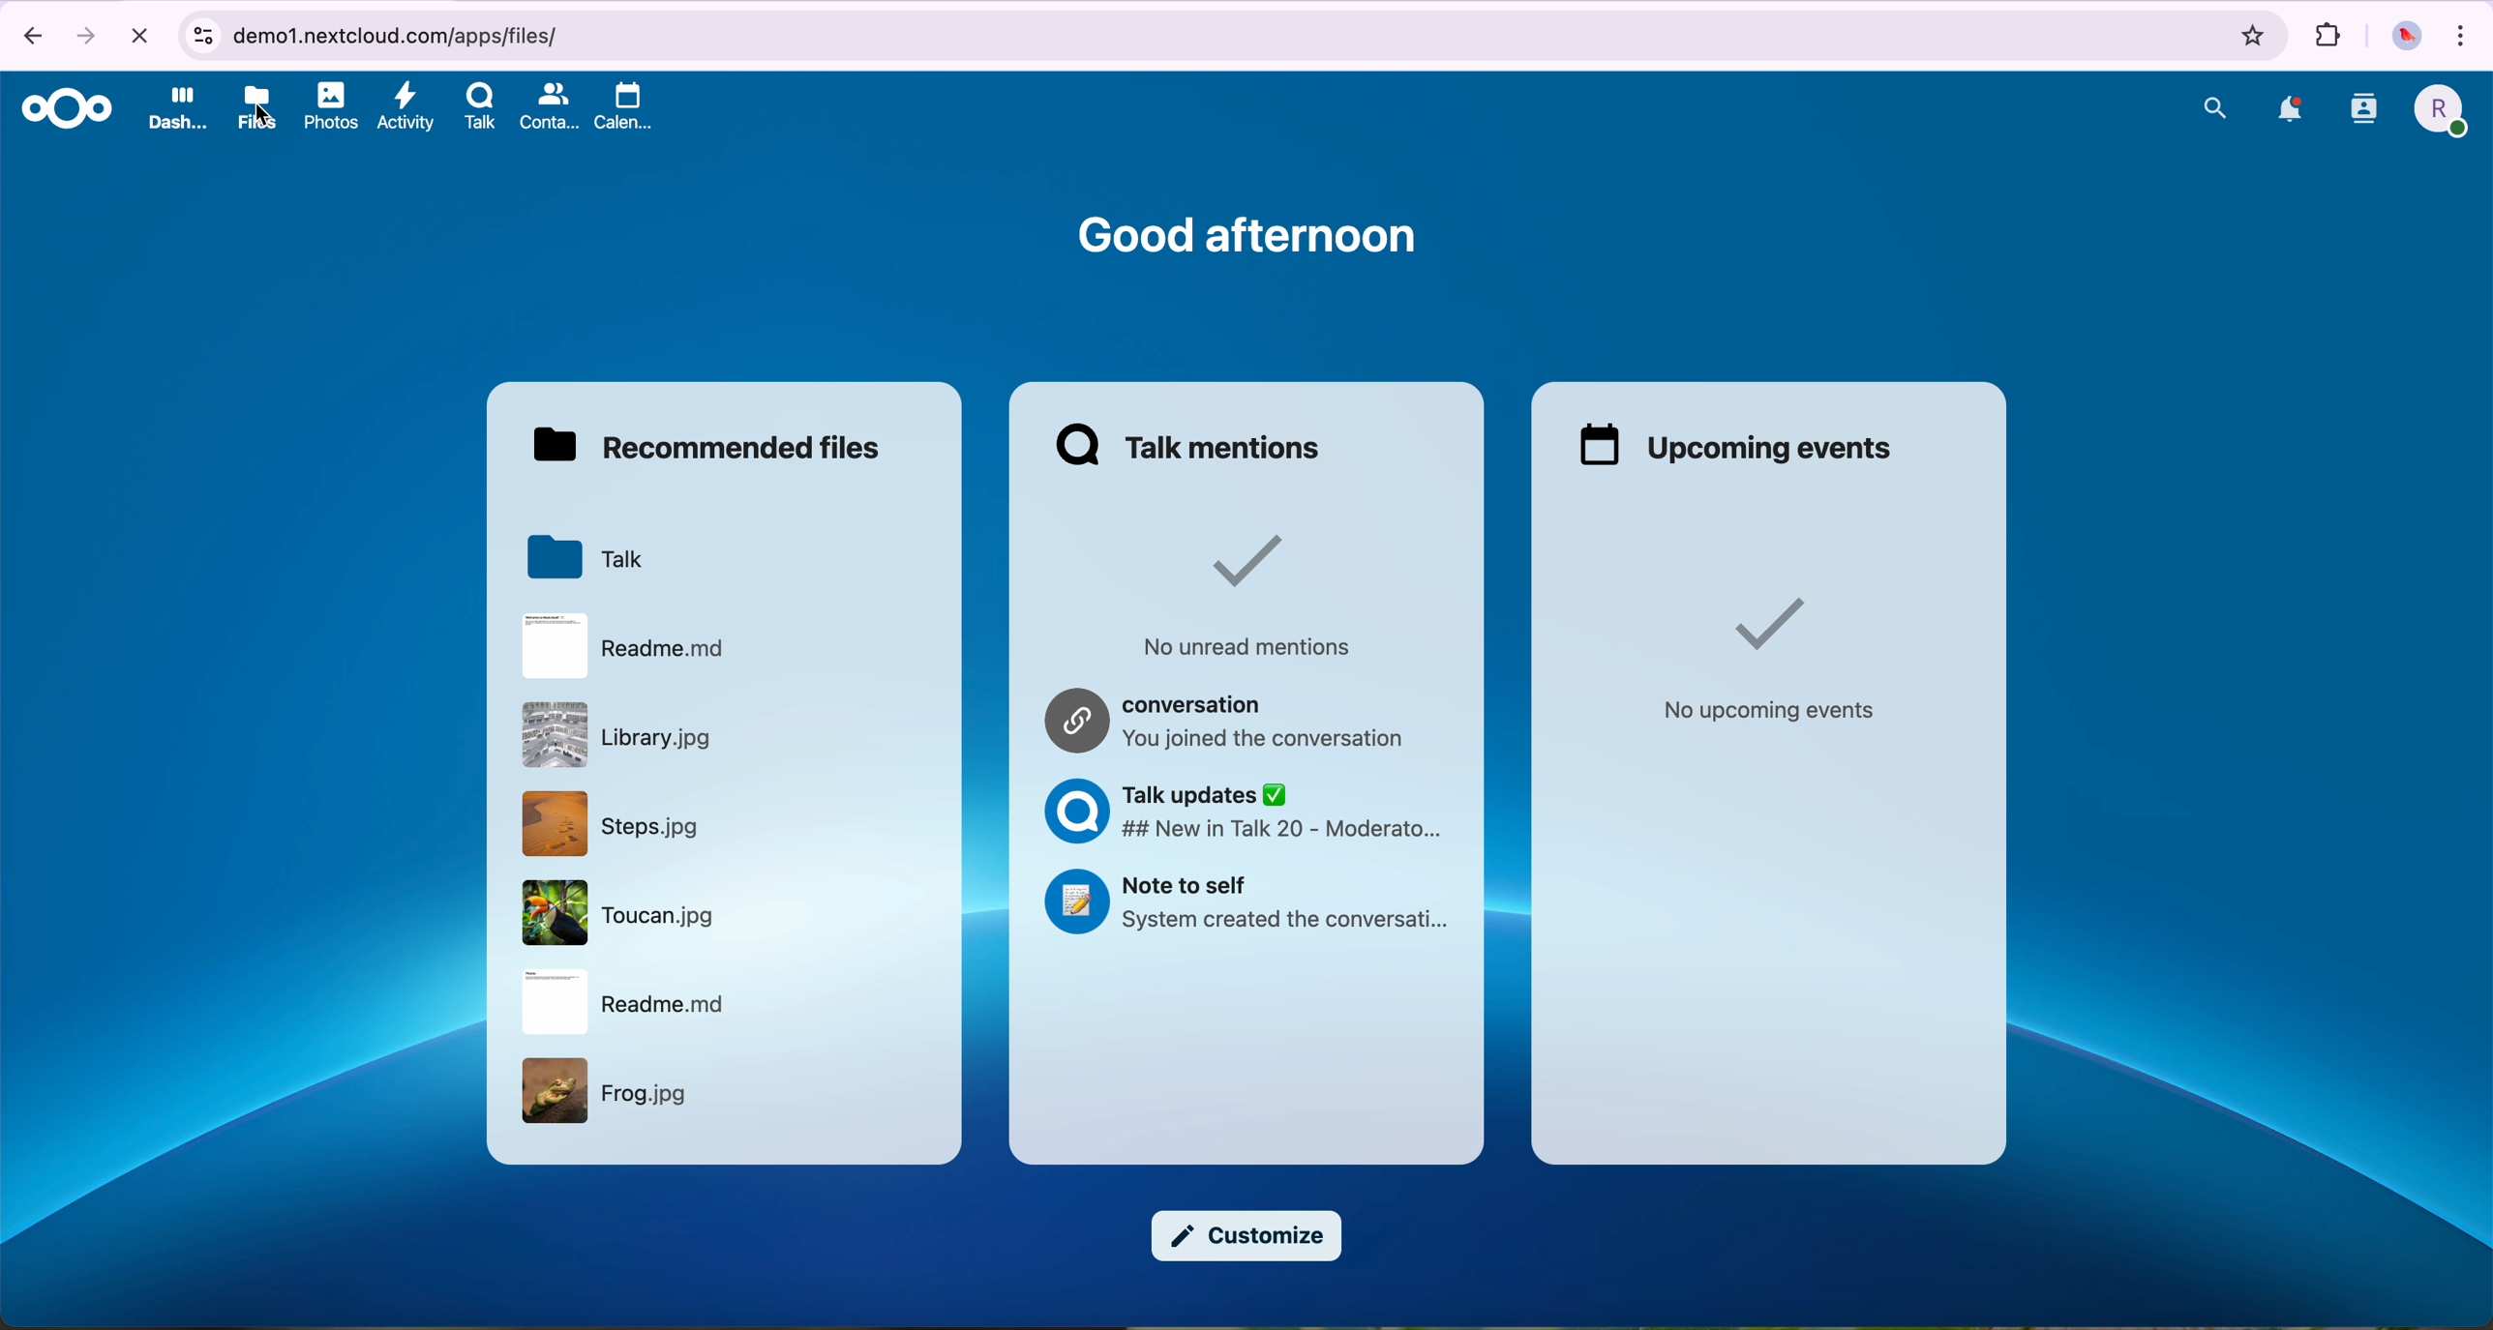 Image resolution: width=2493 pixels, height=1330 pixels. I want to click on talk mentions, so click(1191, 446).